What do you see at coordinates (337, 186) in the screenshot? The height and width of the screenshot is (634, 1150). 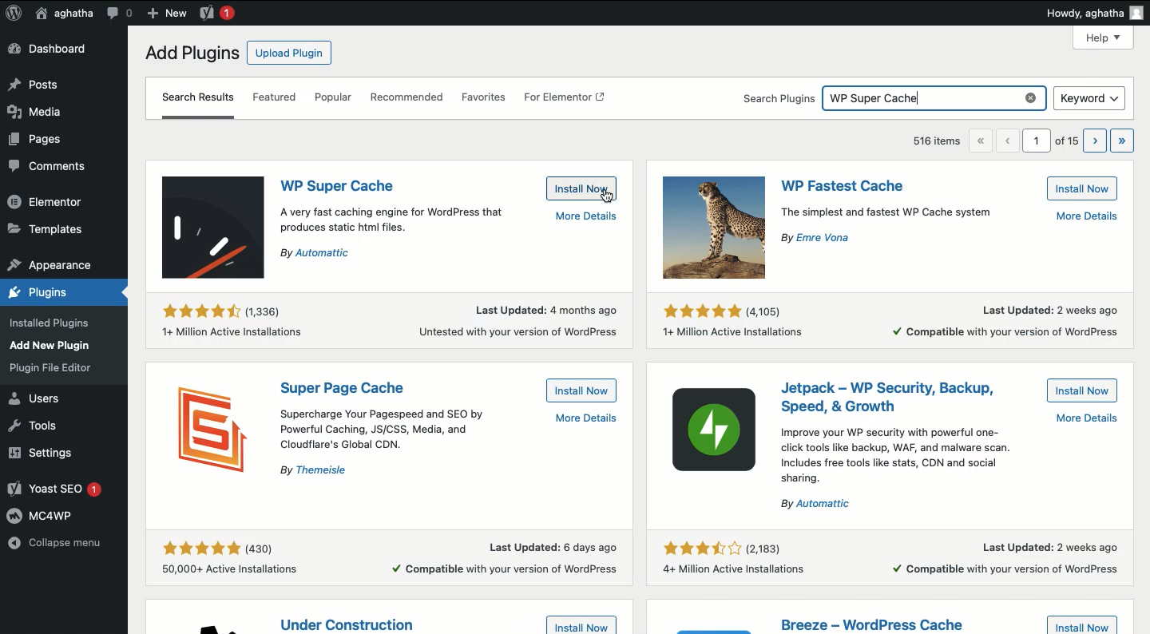 I see `Plugin` at bounding box center [337, 186].